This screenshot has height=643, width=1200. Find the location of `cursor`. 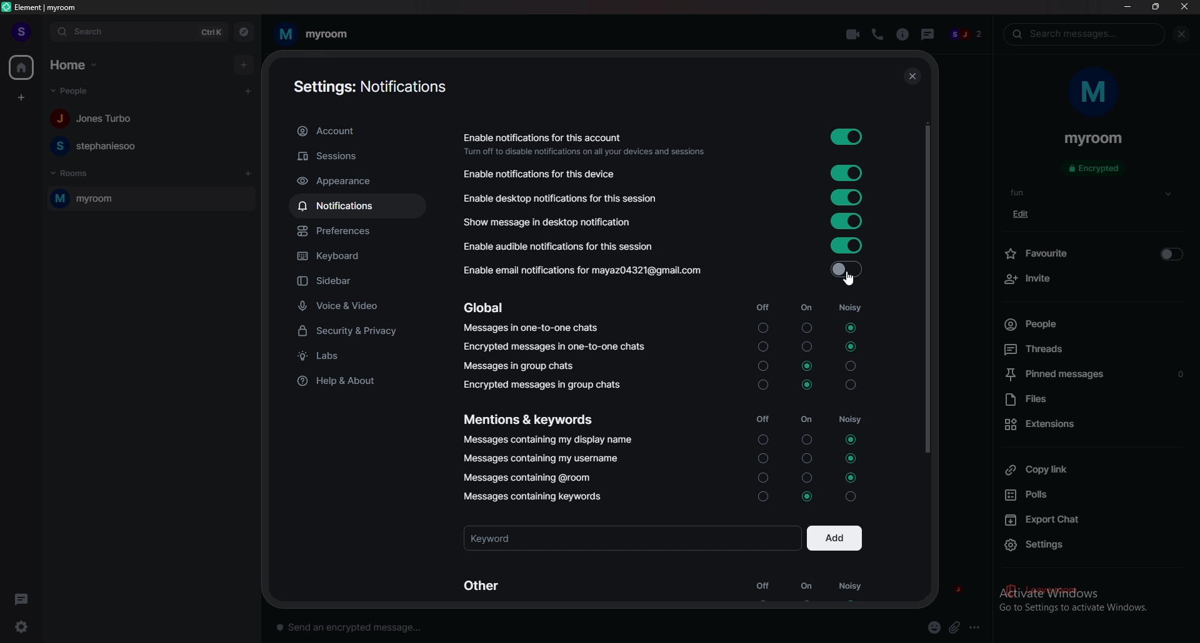

cursor is located at coordinates (848, 279).